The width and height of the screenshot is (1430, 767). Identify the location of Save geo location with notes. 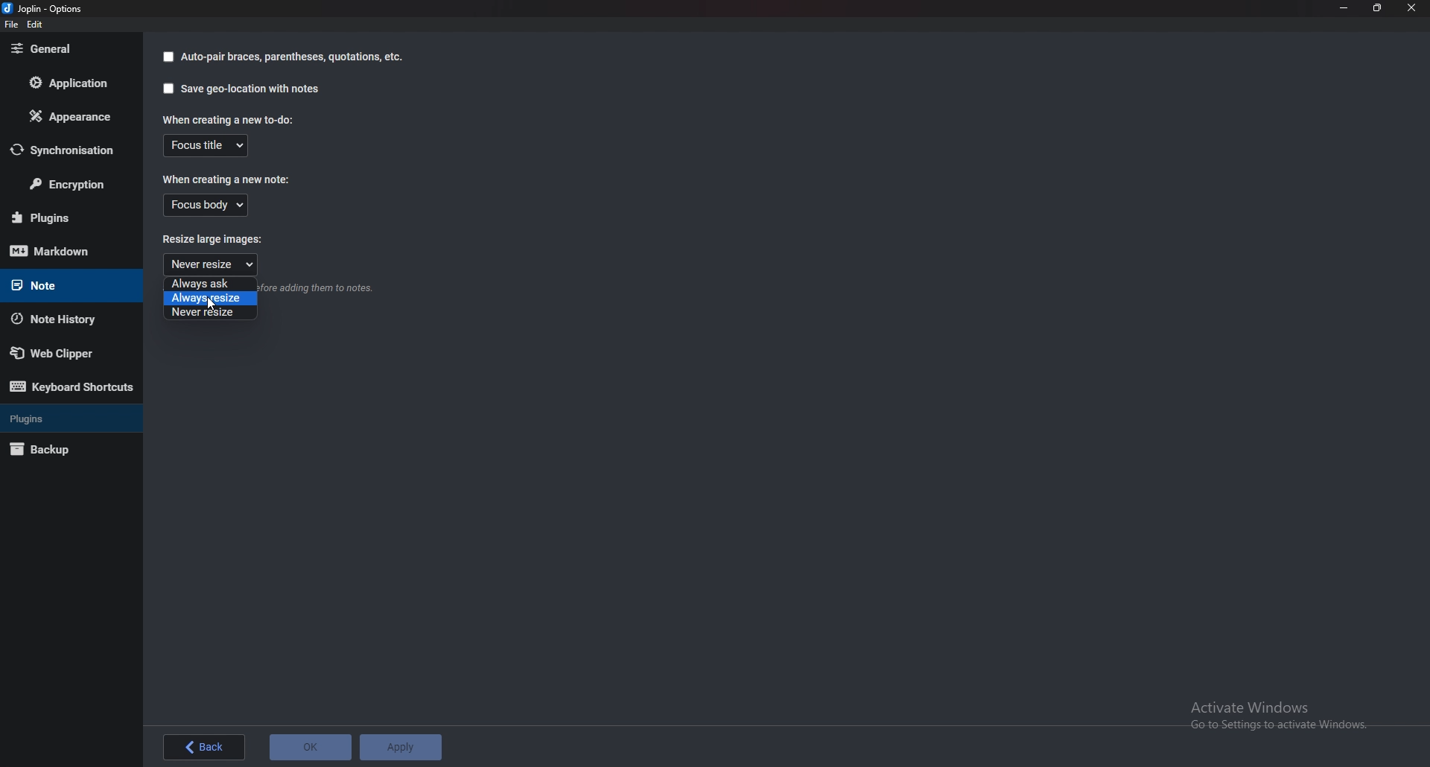
(243, 88).